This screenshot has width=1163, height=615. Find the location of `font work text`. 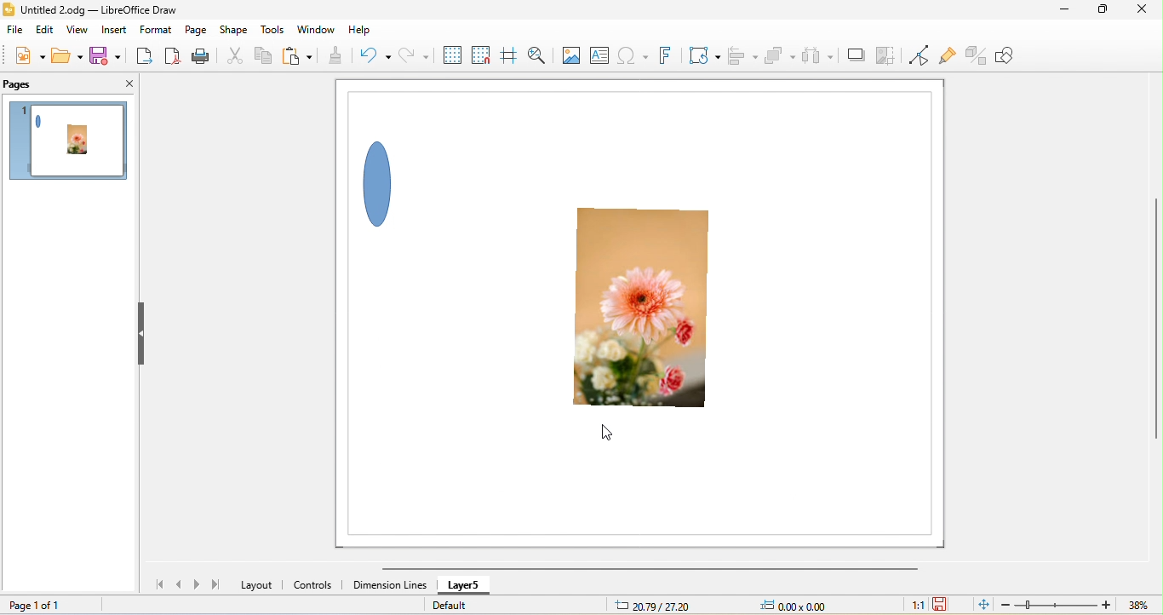

font work text is located at coordinates (660, 55).